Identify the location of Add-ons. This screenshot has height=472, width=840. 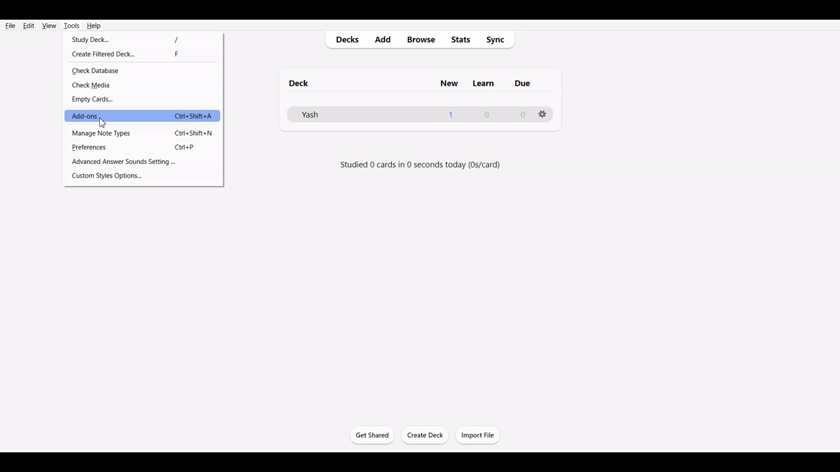
(143, 117).